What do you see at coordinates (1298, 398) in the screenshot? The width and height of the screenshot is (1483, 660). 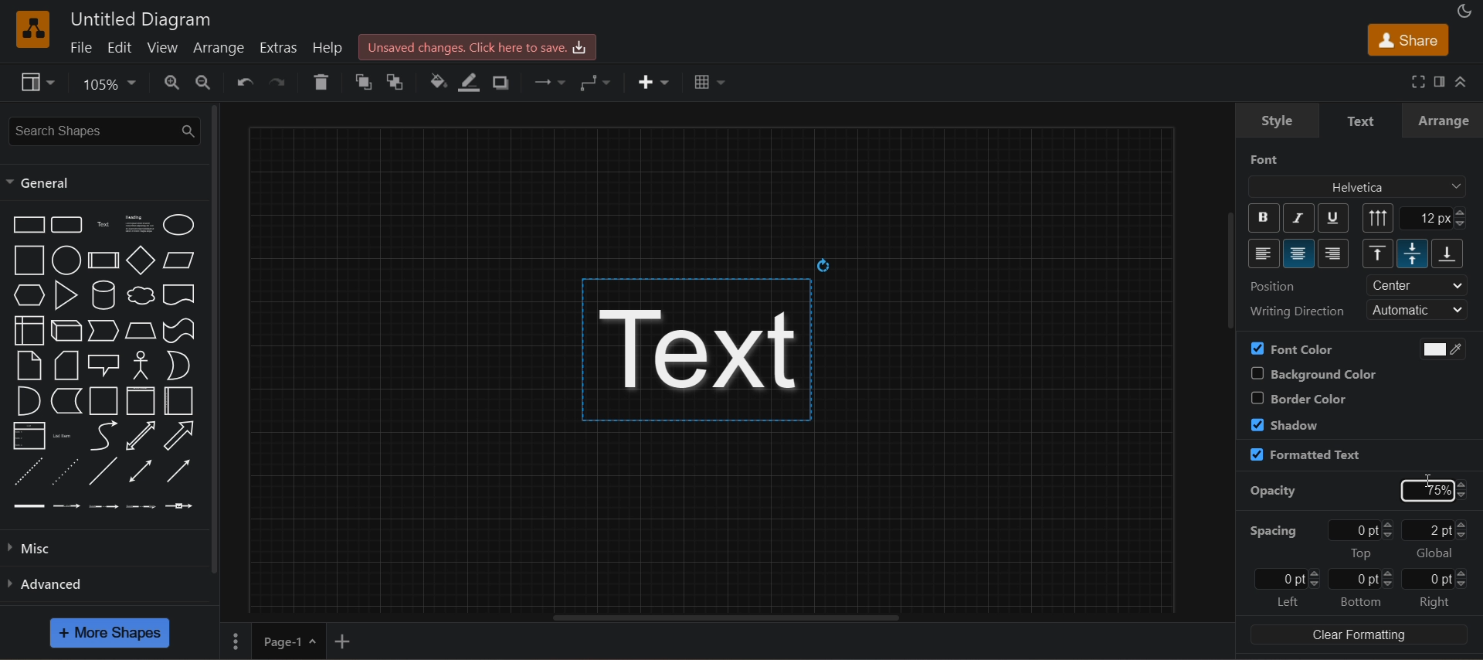 I see `border color` at bounding box center [1298, 398].